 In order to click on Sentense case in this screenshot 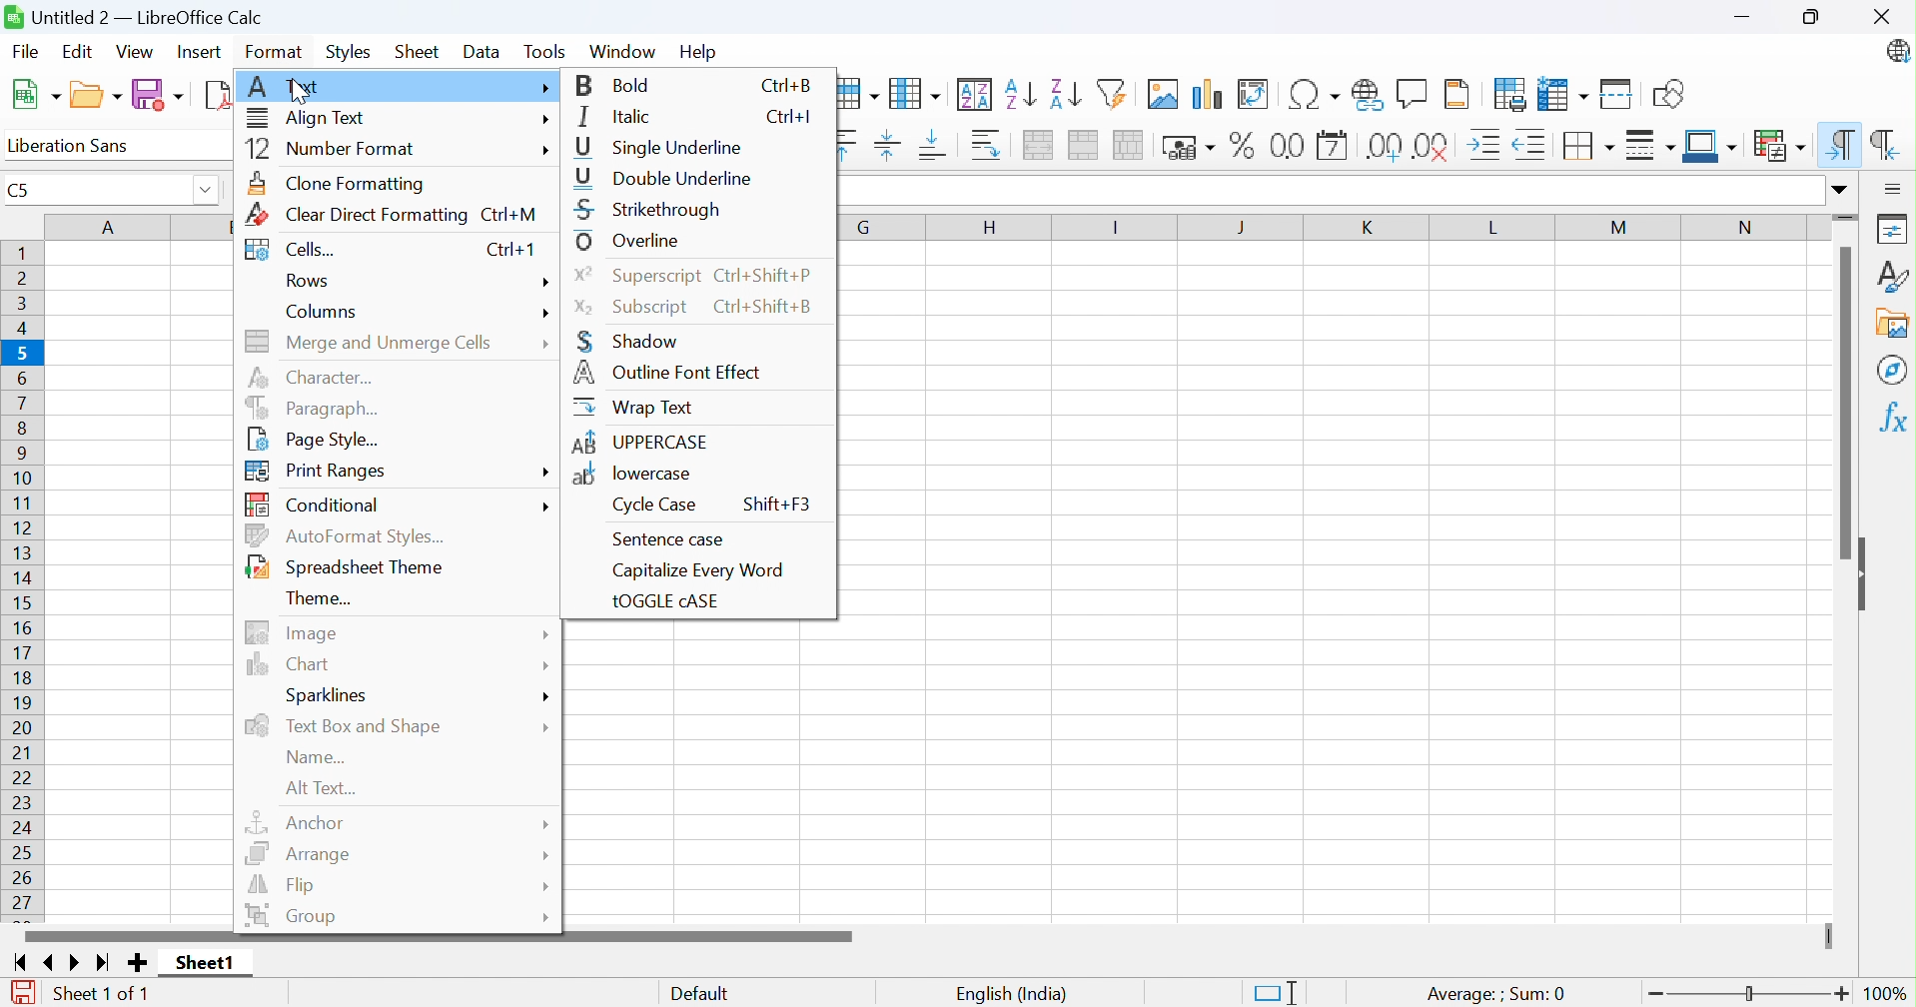, I will do `click(666, 536)`.